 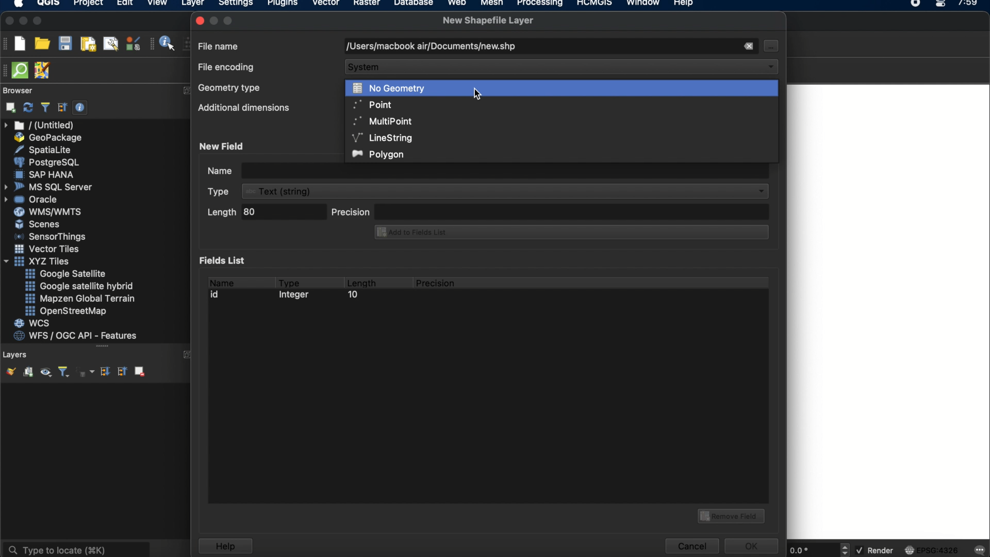 I want to click on google satellite, so click(x=67, y=274).